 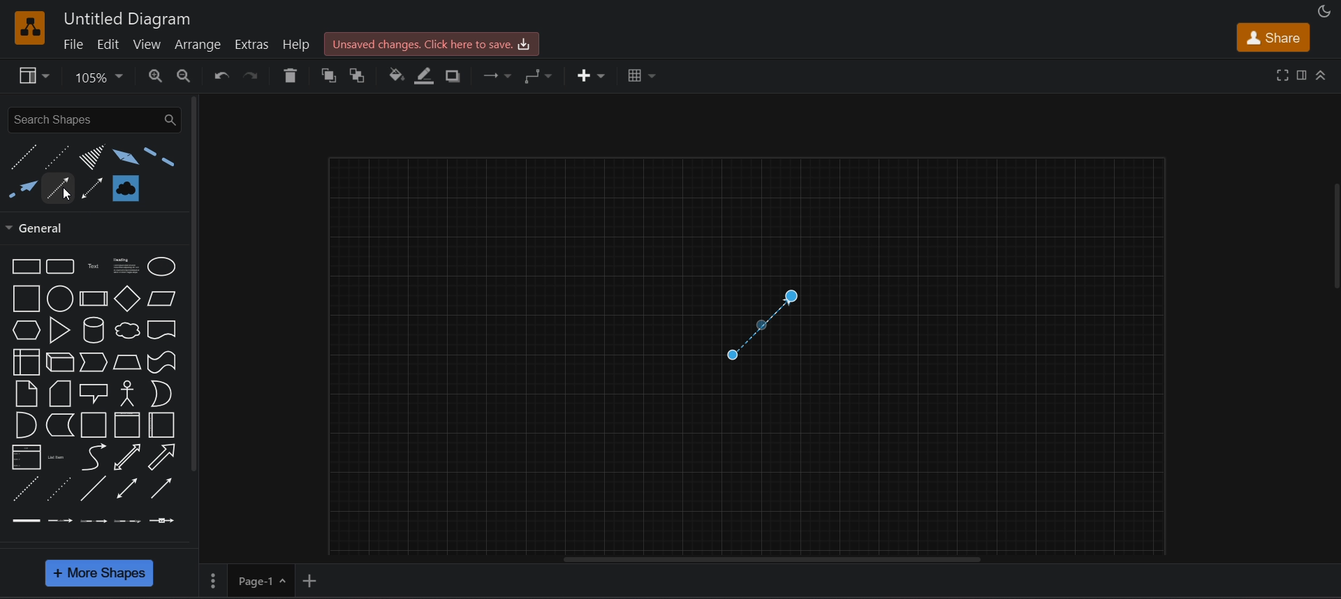 I want to click on list, so click(x=22, y=457).